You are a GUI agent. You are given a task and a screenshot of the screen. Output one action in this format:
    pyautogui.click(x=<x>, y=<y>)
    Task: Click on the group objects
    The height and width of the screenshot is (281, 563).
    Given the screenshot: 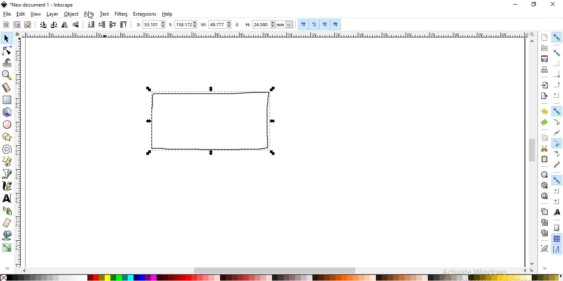 What is the action you would take?
    pyautogui.click(x=544, y=248)
    